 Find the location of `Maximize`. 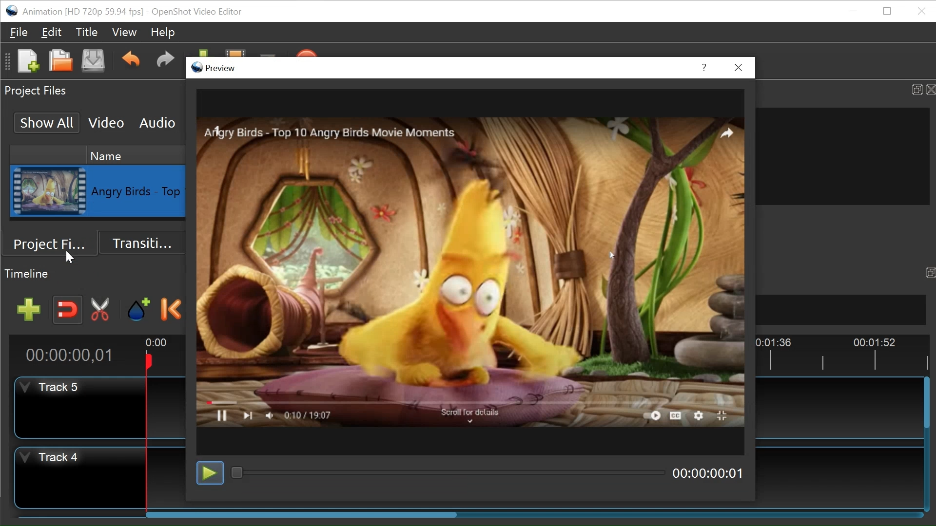

Maximize is located at coordinates (929, 272).